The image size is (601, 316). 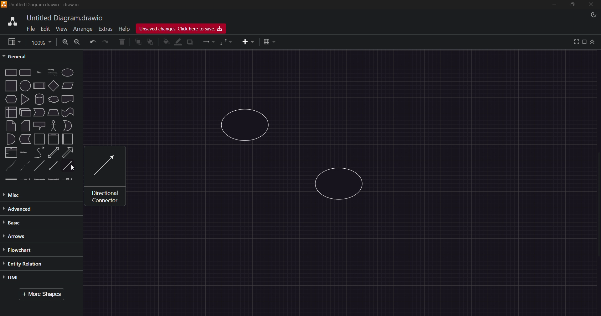 I want to click on Help, so click(x=124, y=28).